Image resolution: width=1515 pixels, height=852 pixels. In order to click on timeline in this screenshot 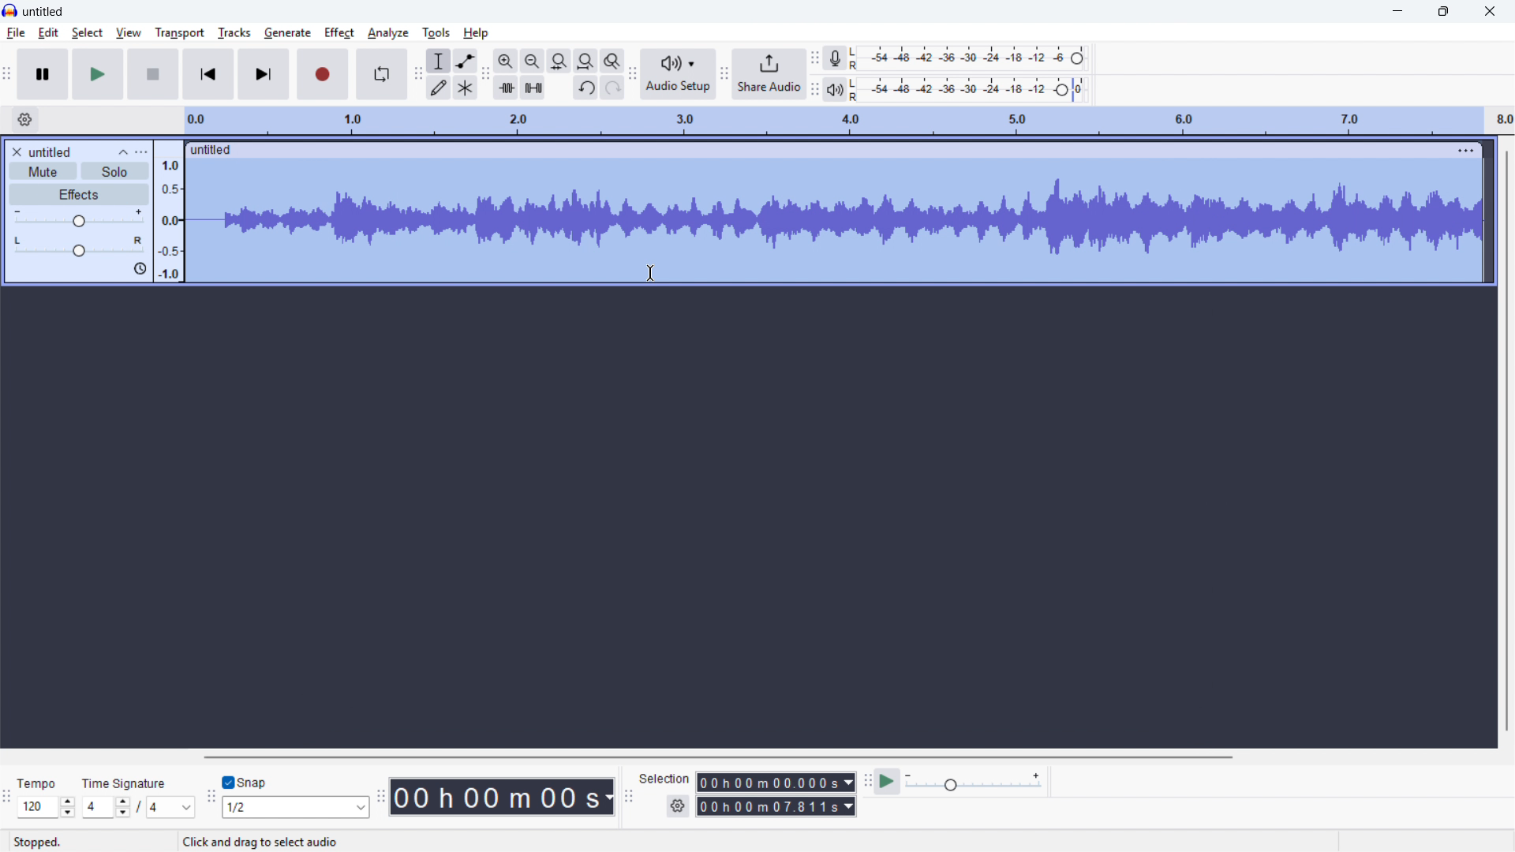, I will do `click(847, 121)`.